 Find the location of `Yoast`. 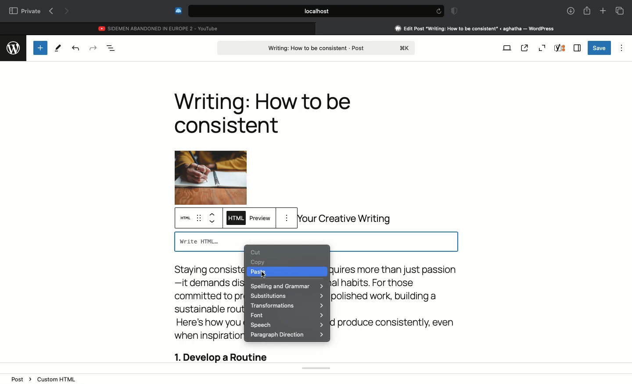

Yoast is located at coordinates (560, 48).